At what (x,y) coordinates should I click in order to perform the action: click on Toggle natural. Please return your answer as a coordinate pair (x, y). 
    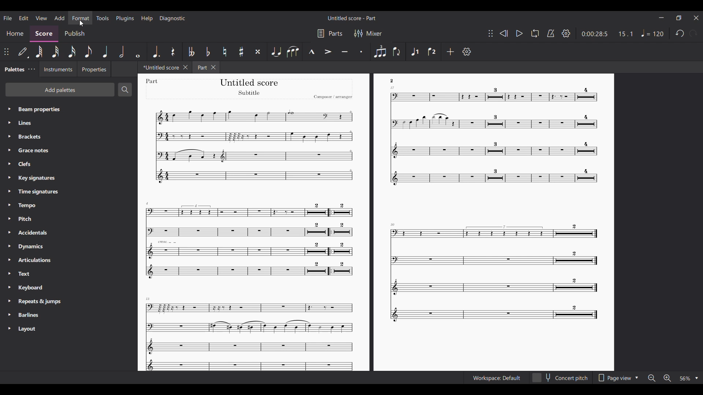
    Looking at the image, I should click on (225, 52).